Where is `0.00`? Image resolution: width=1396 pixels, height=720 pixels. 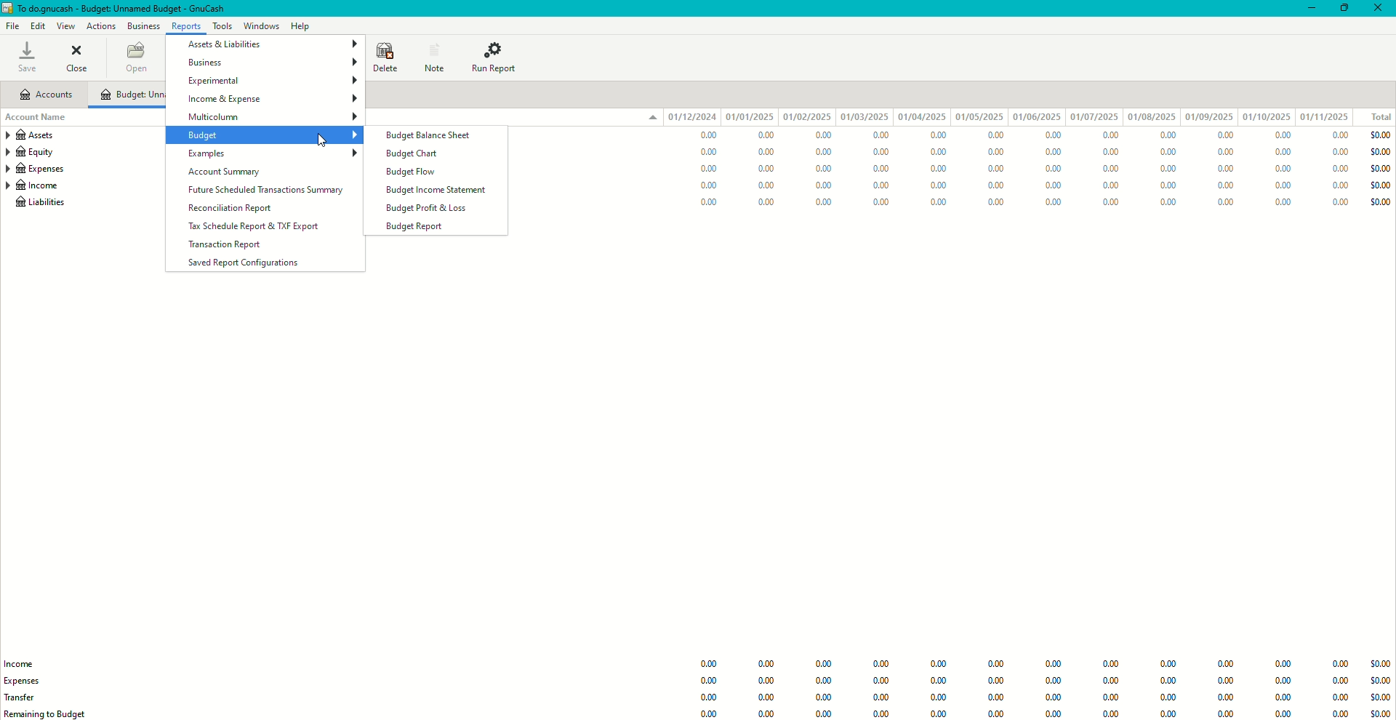 0.00 is located at coordinates (713, 663).